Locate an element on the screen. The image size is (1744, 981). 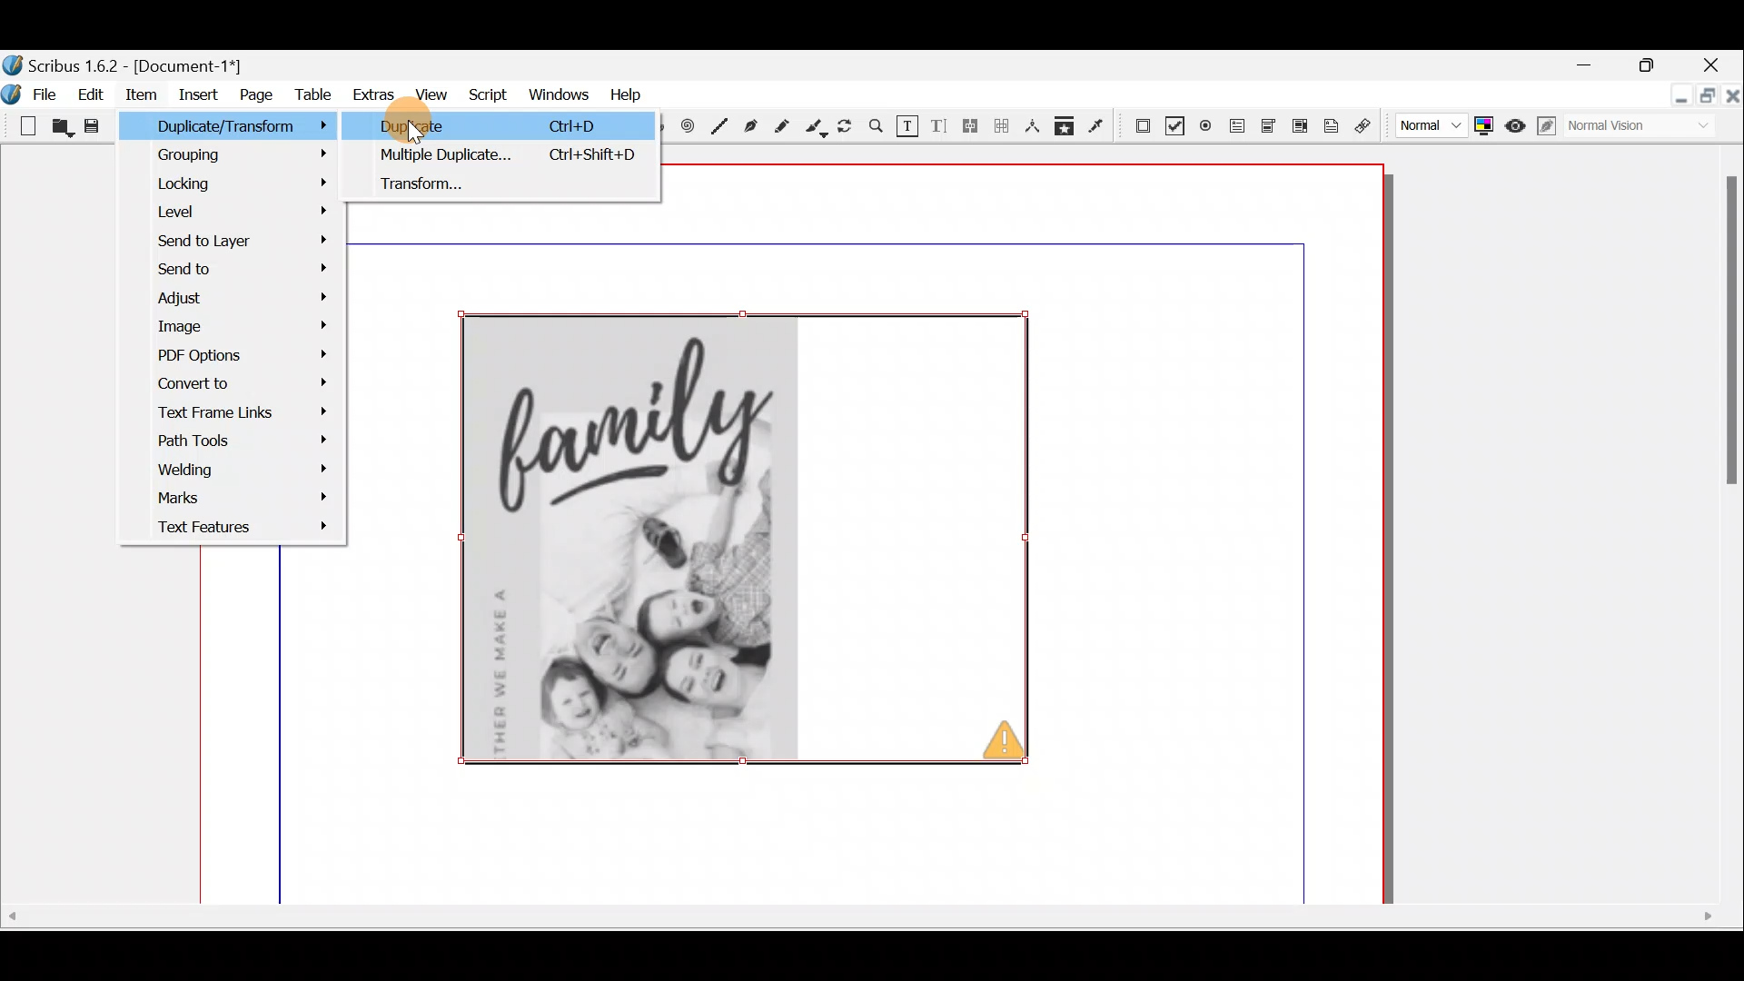
PDF Push button is located at coordinates (1140, 124).